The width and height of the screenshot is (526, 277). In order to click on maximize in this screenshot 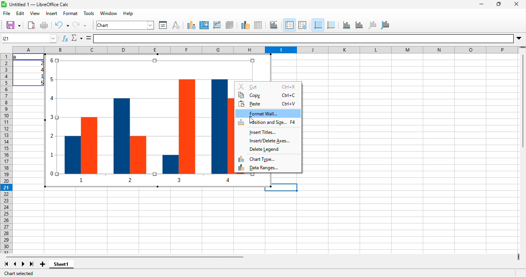, I will do `click(499, 4)`.